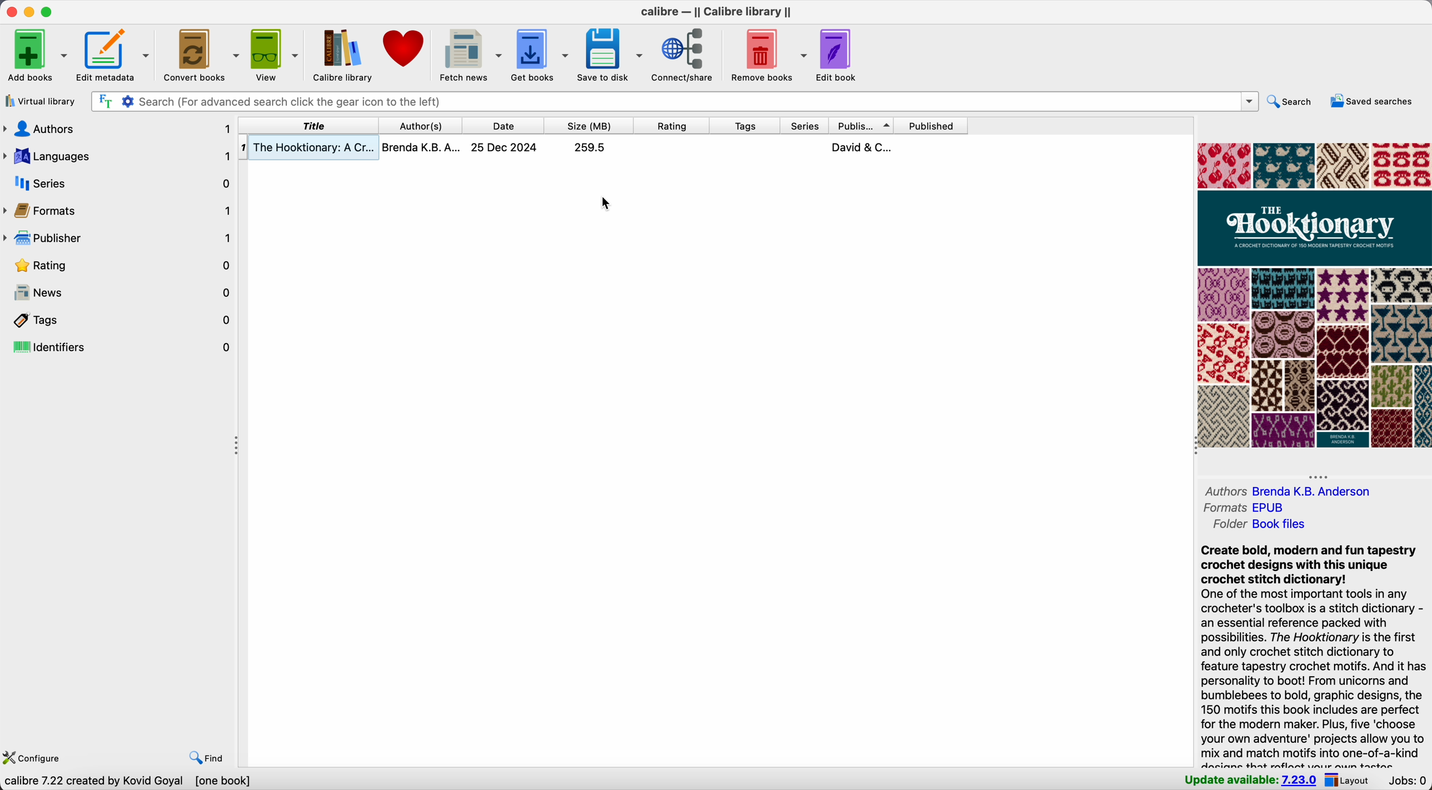 This screenshot has width=1432, height=790. Describe the element at coordinates (117, 157) in the screenshot. I see `languages` at that location.